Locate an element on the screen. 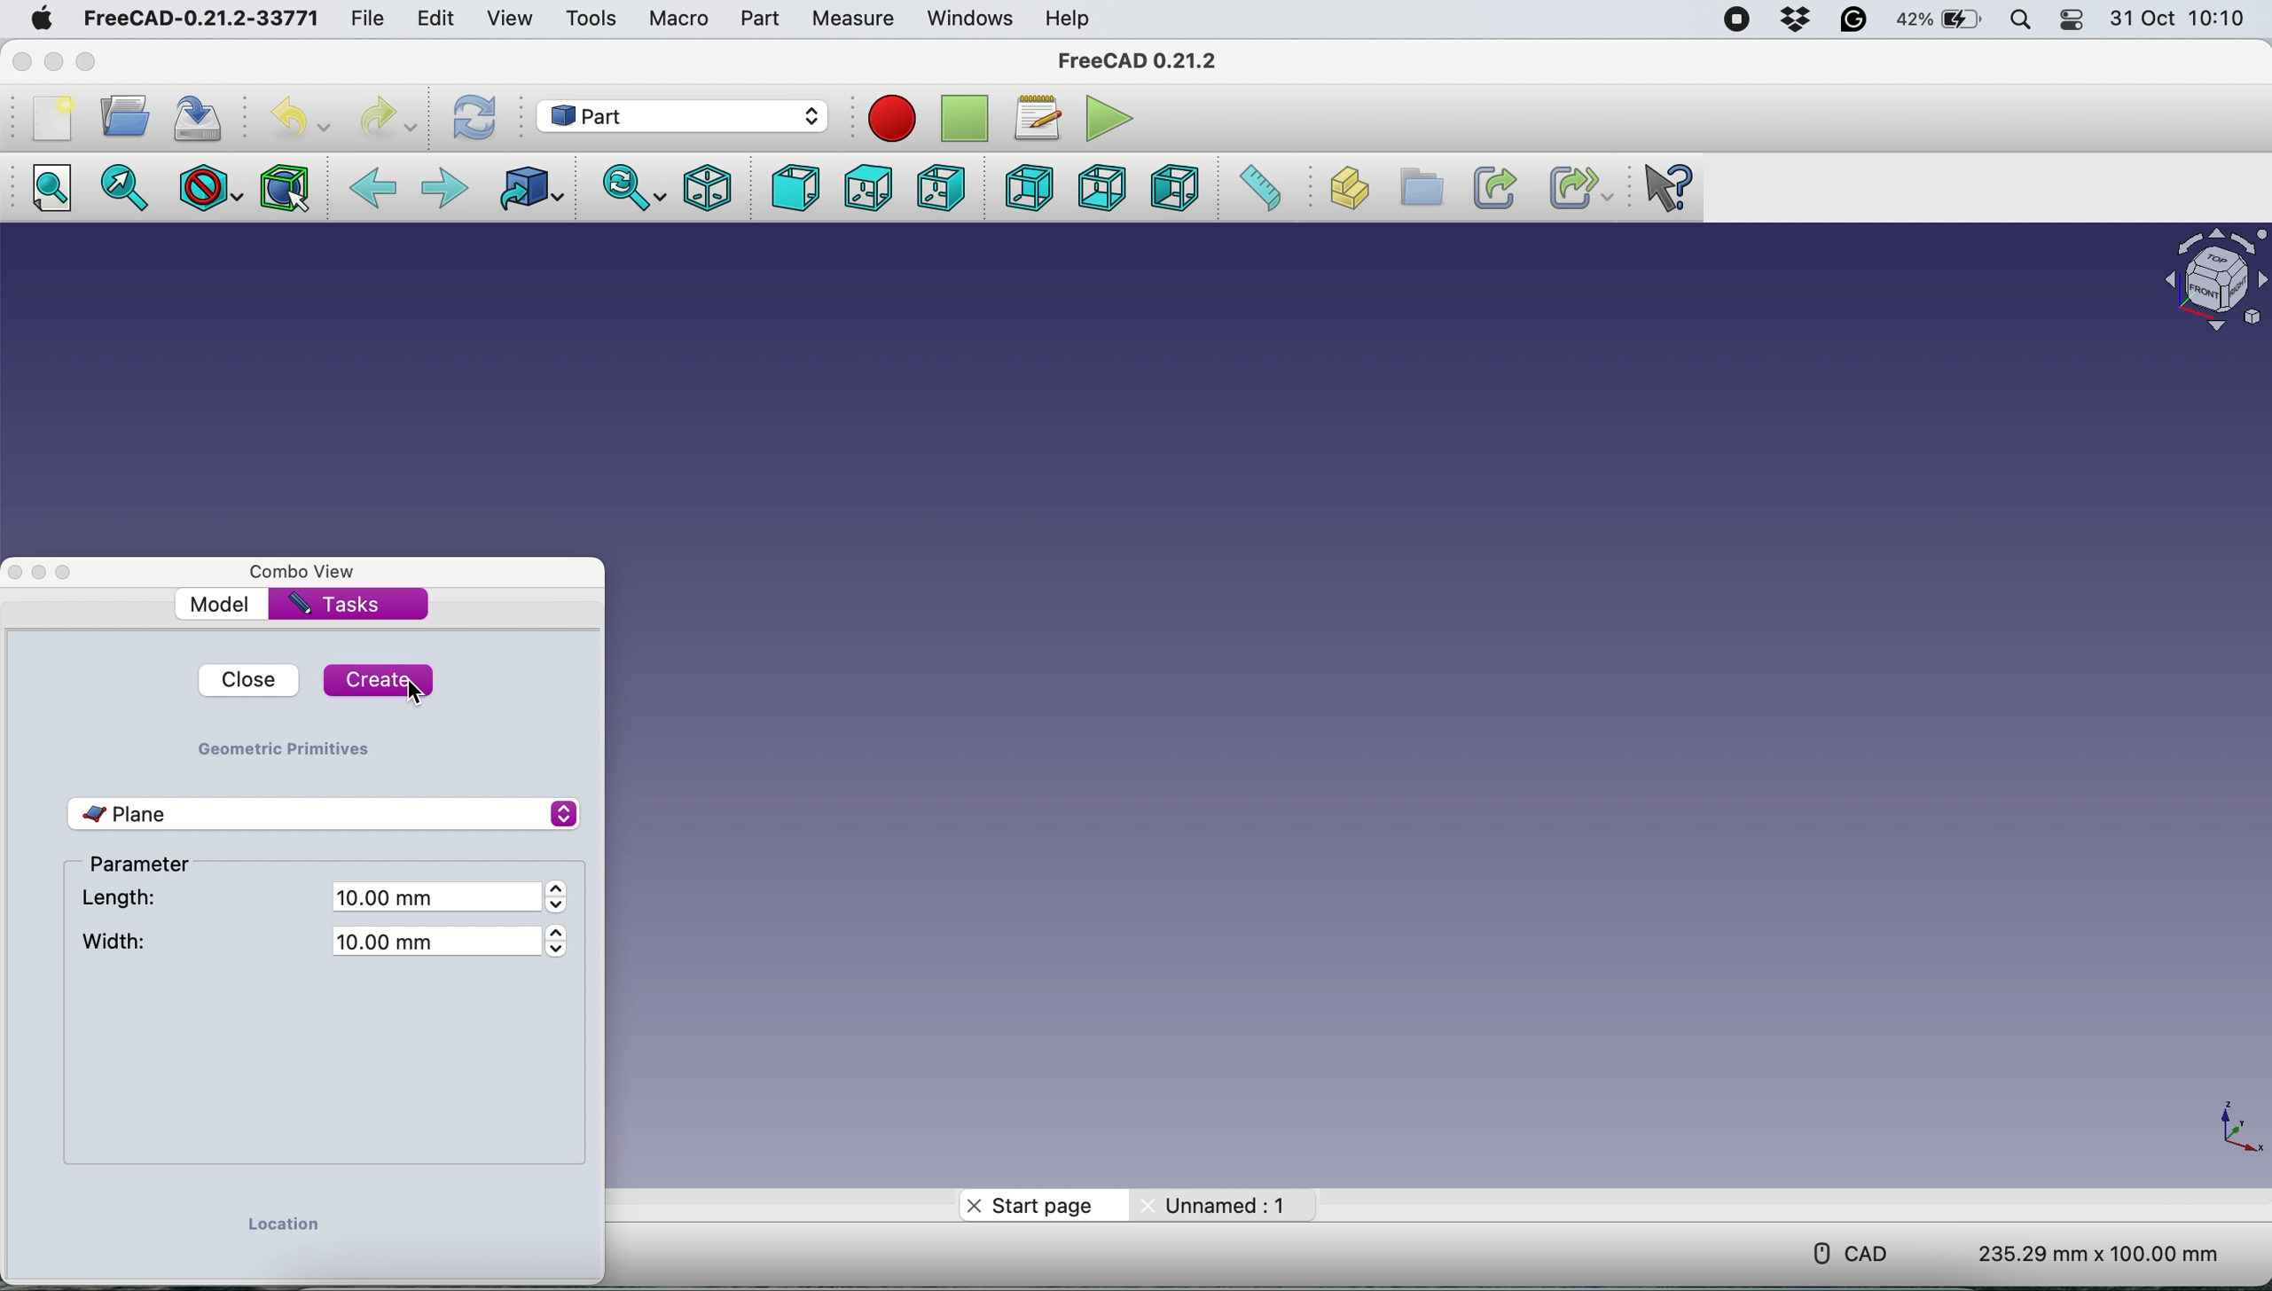 This screenshot has width=2272, height=1291. Maximize is located at coordinates (84, 63).